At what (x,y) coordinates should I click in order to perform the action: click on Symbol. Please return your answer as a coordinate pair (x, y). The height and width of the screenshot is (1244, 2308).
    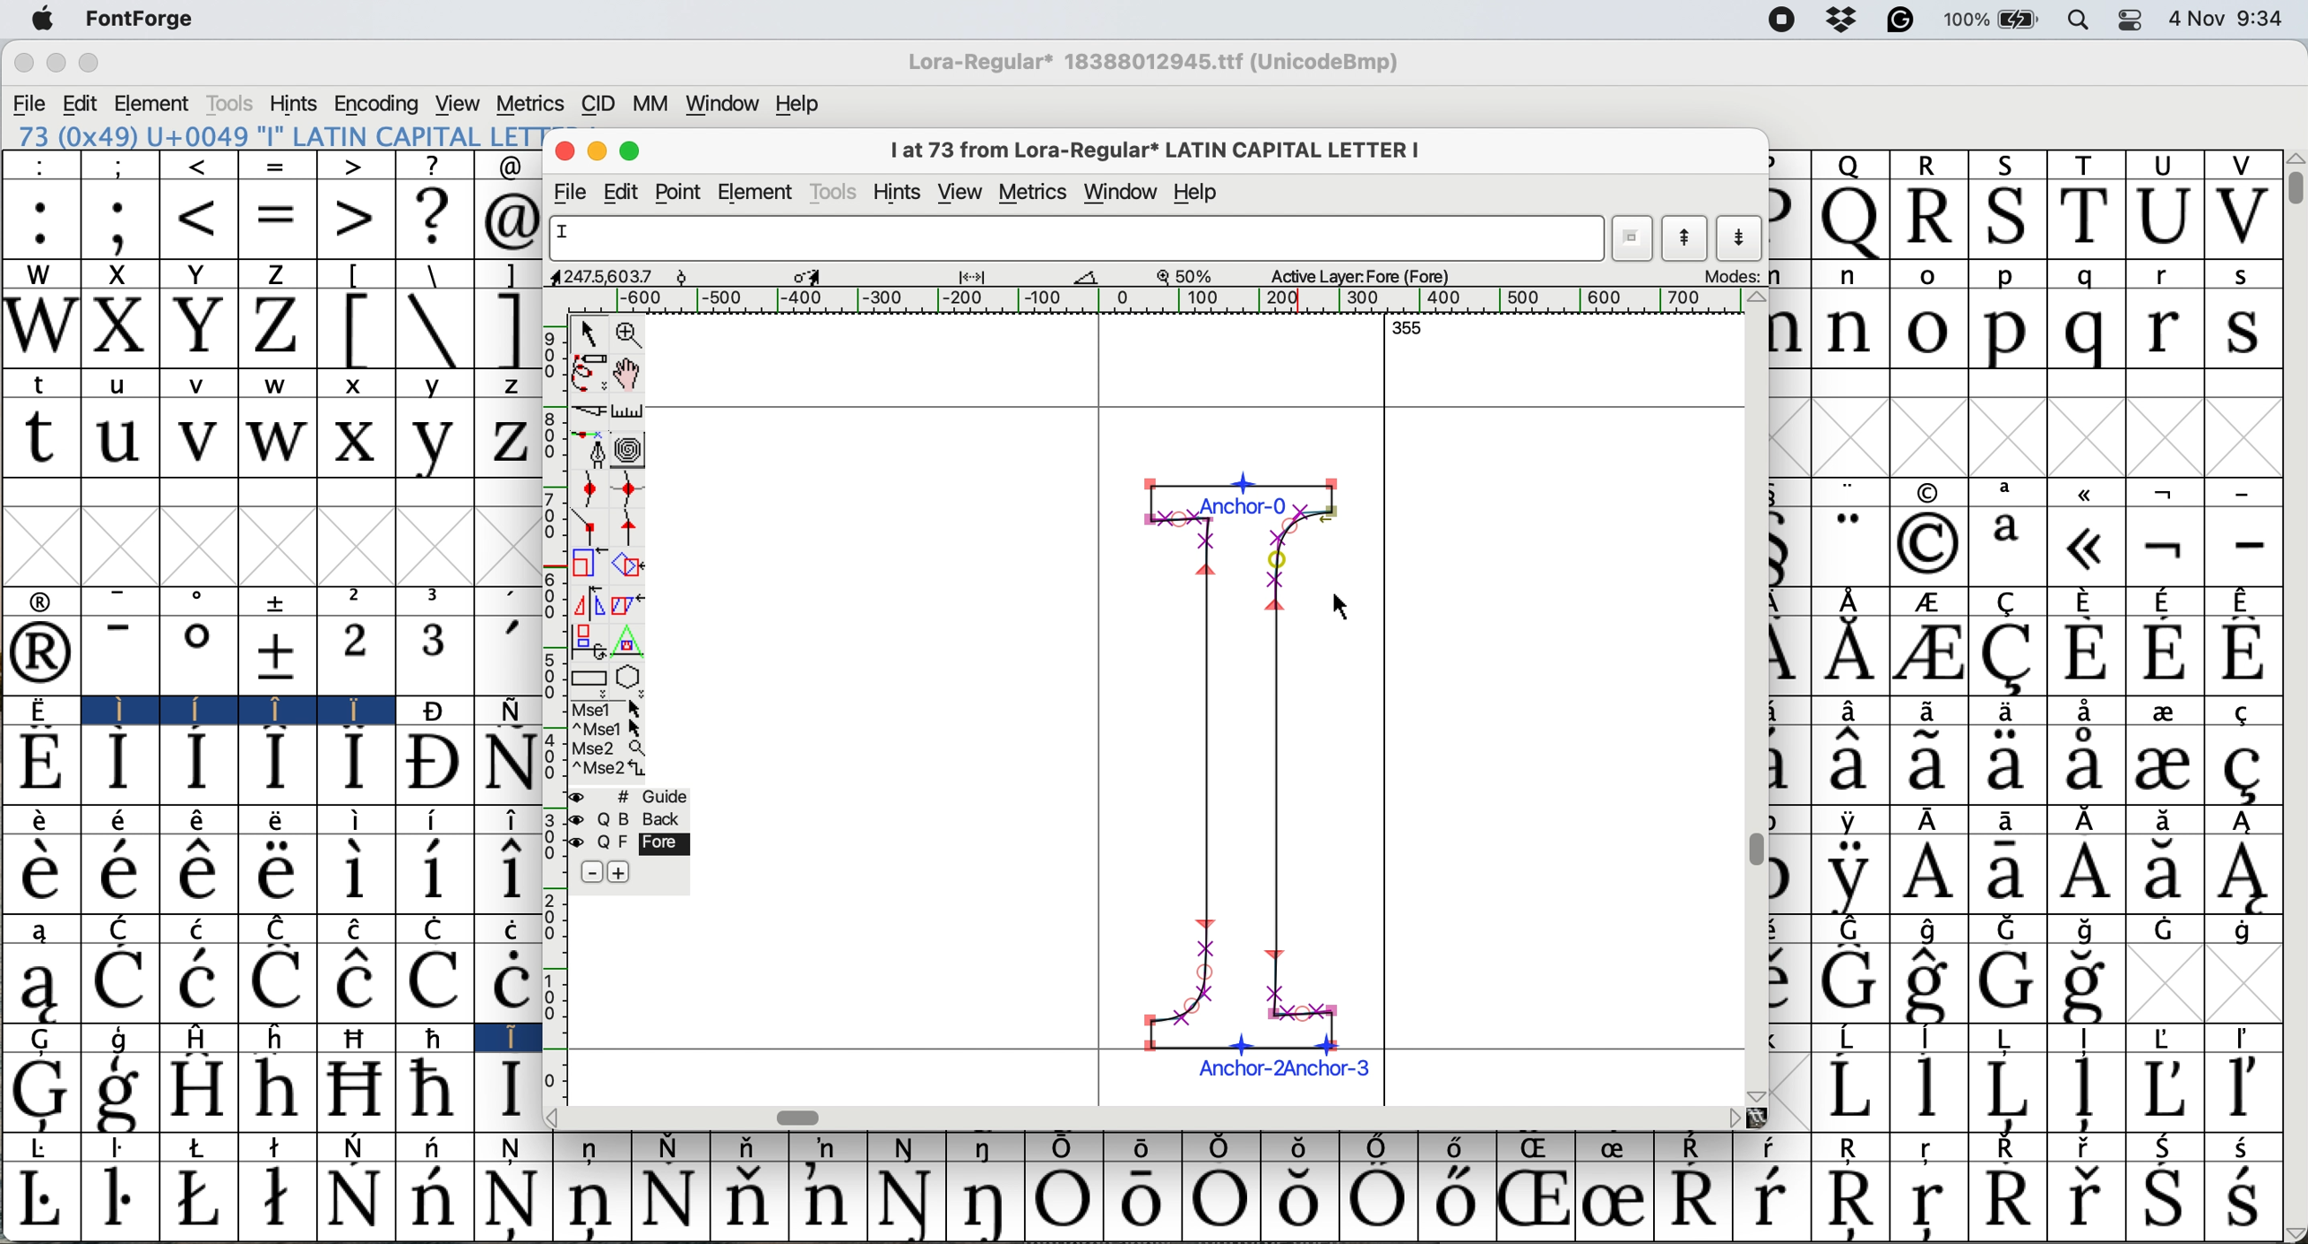
    Looking at the image, I should click on (356, 875).